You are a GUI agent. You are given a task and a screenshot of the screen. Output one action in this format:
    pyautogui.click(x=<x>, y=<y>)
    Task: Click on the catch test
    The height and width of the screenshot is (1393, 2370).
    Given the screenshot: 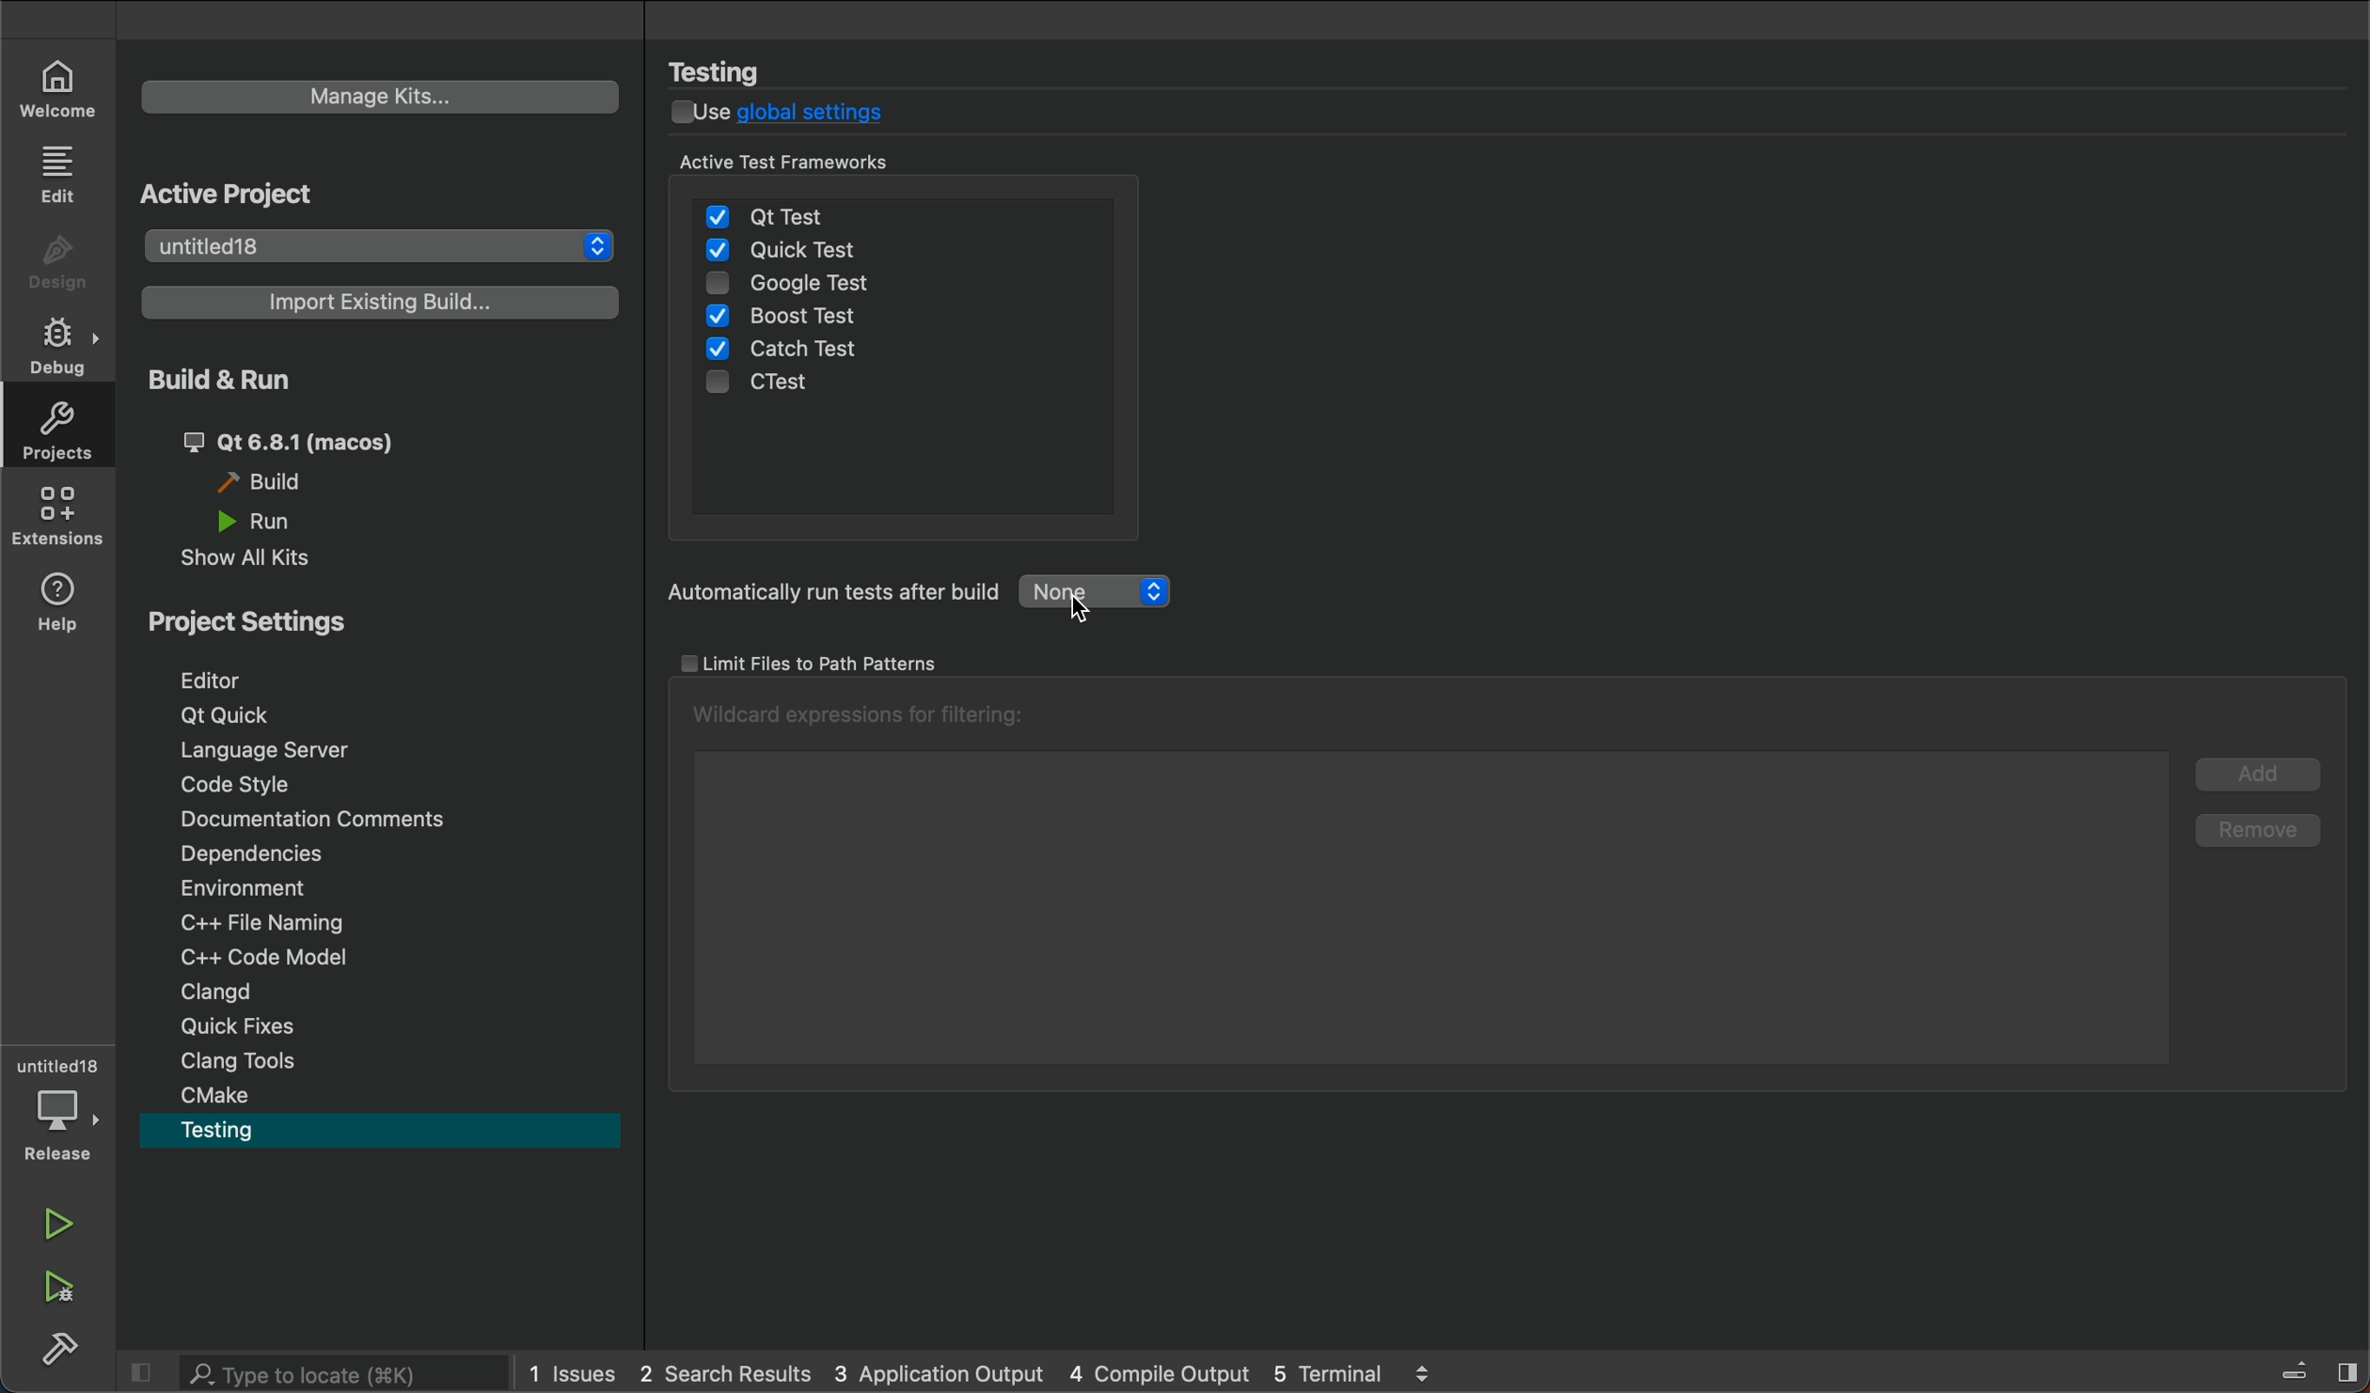 What is the action you would take?
    pyautogui.click(x=785, y=348)
    